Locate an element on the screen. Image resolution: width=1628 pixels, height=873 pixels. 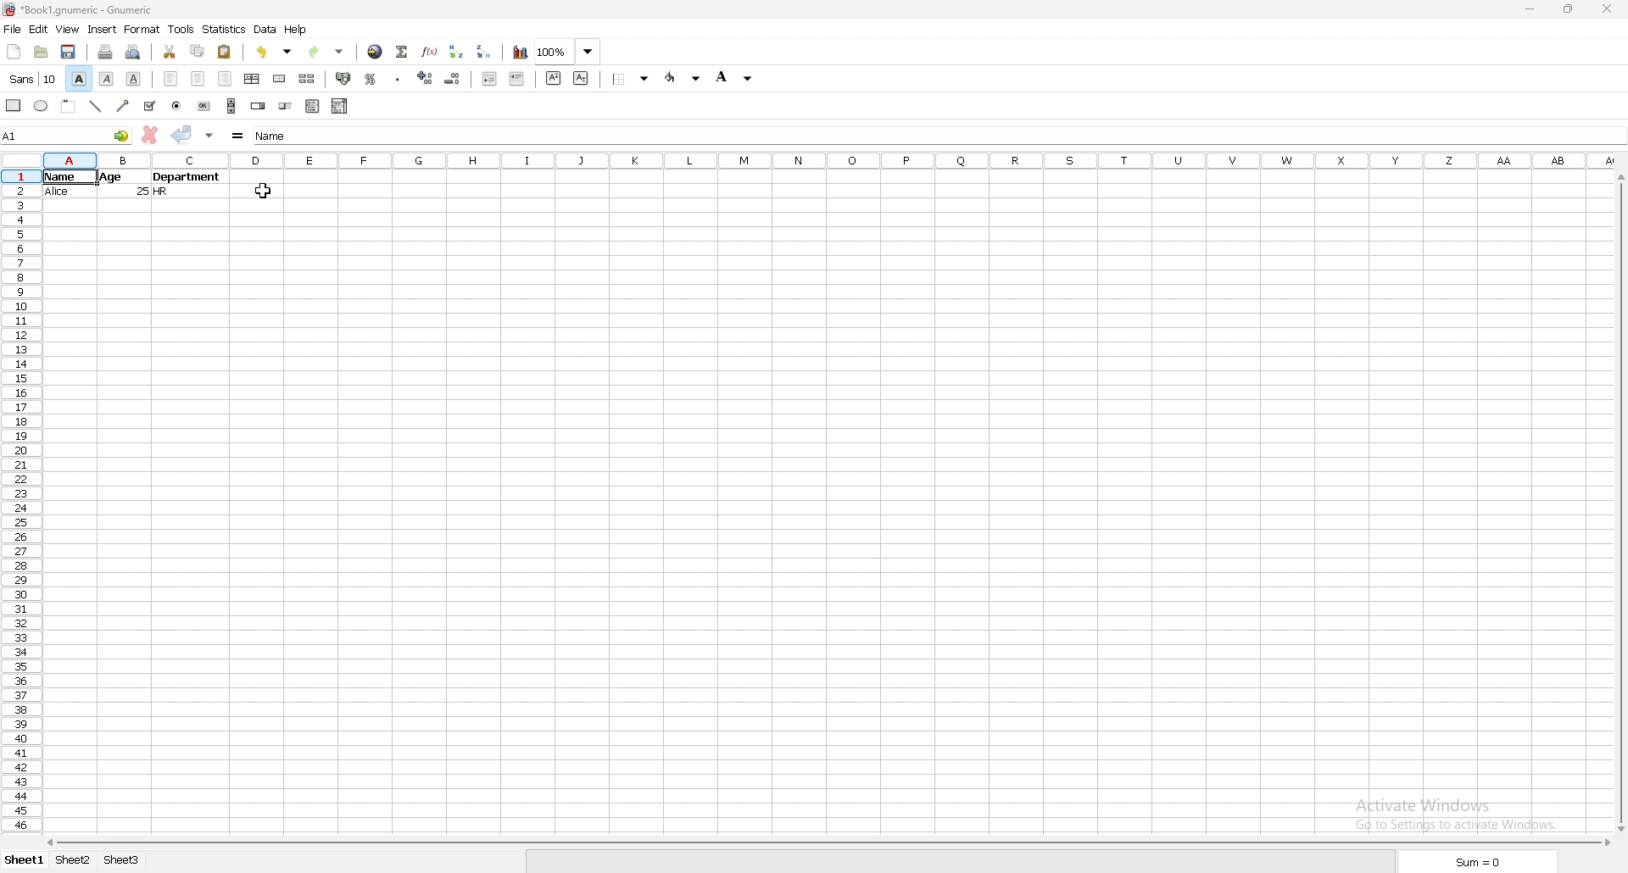
line is located at coordinates (96, 105).